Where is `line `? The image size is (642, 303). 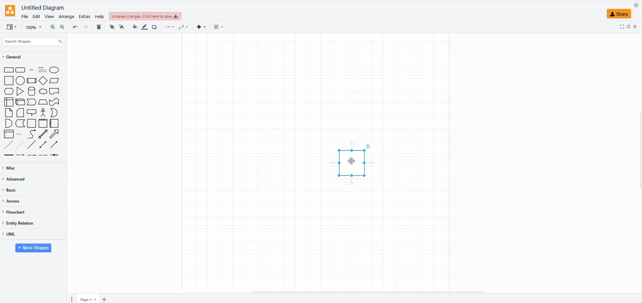
line  is located at coordinates (32, 145).